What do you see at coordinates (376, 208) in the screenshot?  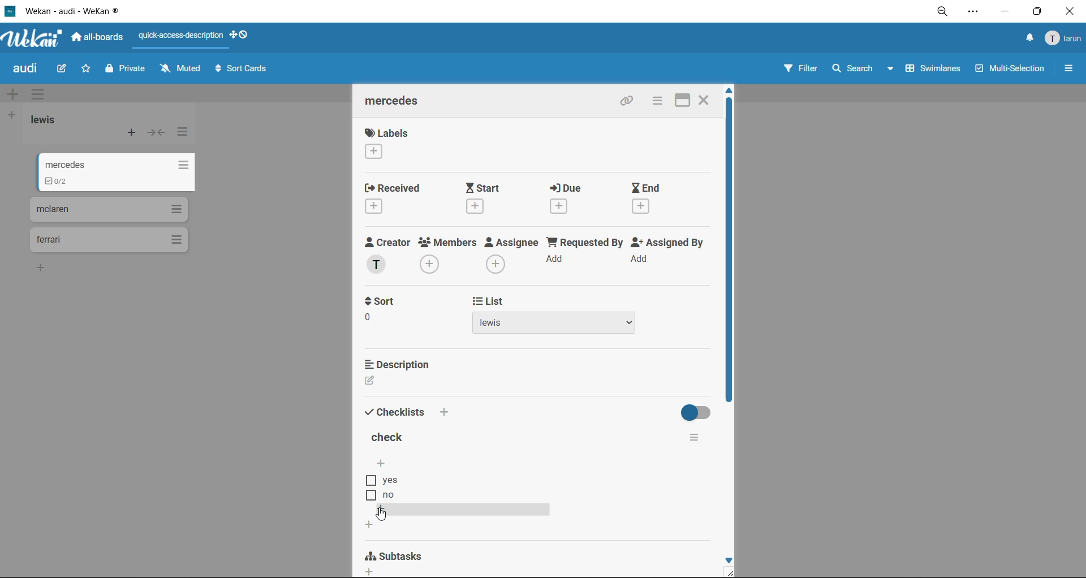 I see `Add Recieved` at bounding box center [376, 208].